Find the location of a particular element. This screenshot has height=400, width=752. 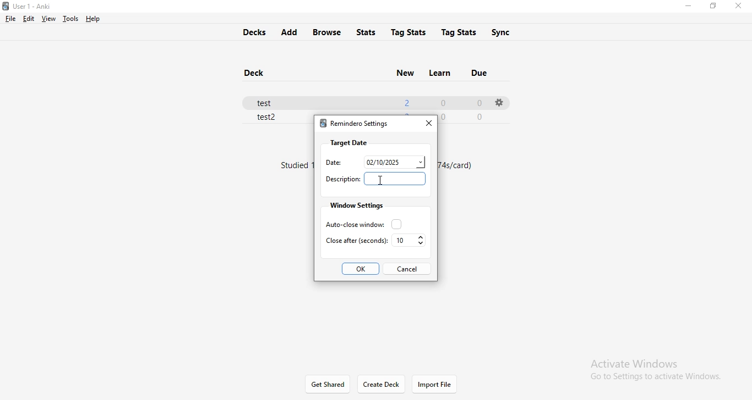

descriptiuon is located at coordinates (342, 179).